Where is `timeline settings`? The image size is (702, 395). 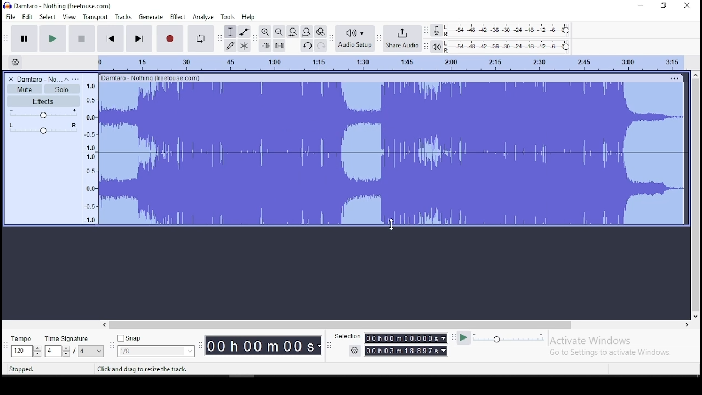 timeline settings is located at coordinates (15, 61).